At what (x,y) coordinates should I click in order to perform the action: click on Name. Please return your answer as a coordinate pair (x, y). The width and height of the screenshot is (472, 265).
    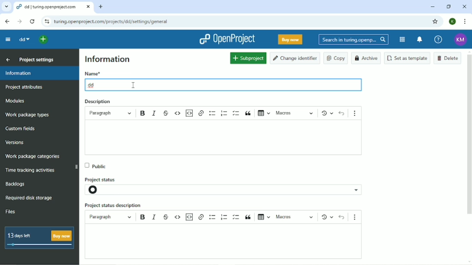
    Looking at the image, I should click on (92, 73).